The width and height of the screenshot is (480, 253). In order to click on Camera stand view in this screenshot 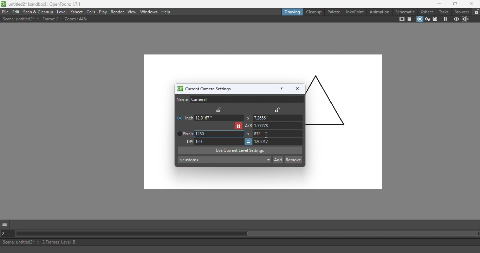, I will do `click(419, 19)`.